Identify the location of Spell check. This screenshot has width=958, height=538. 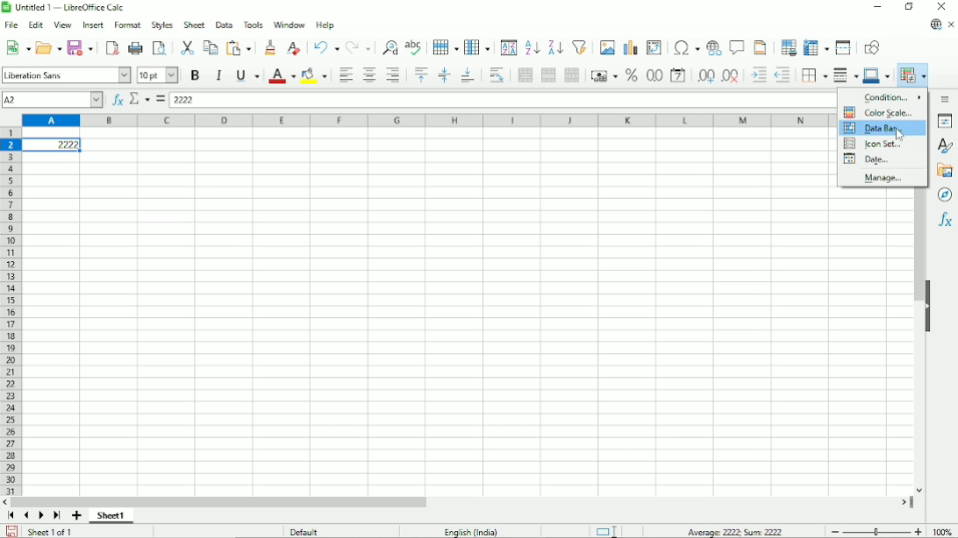
(415, 46).